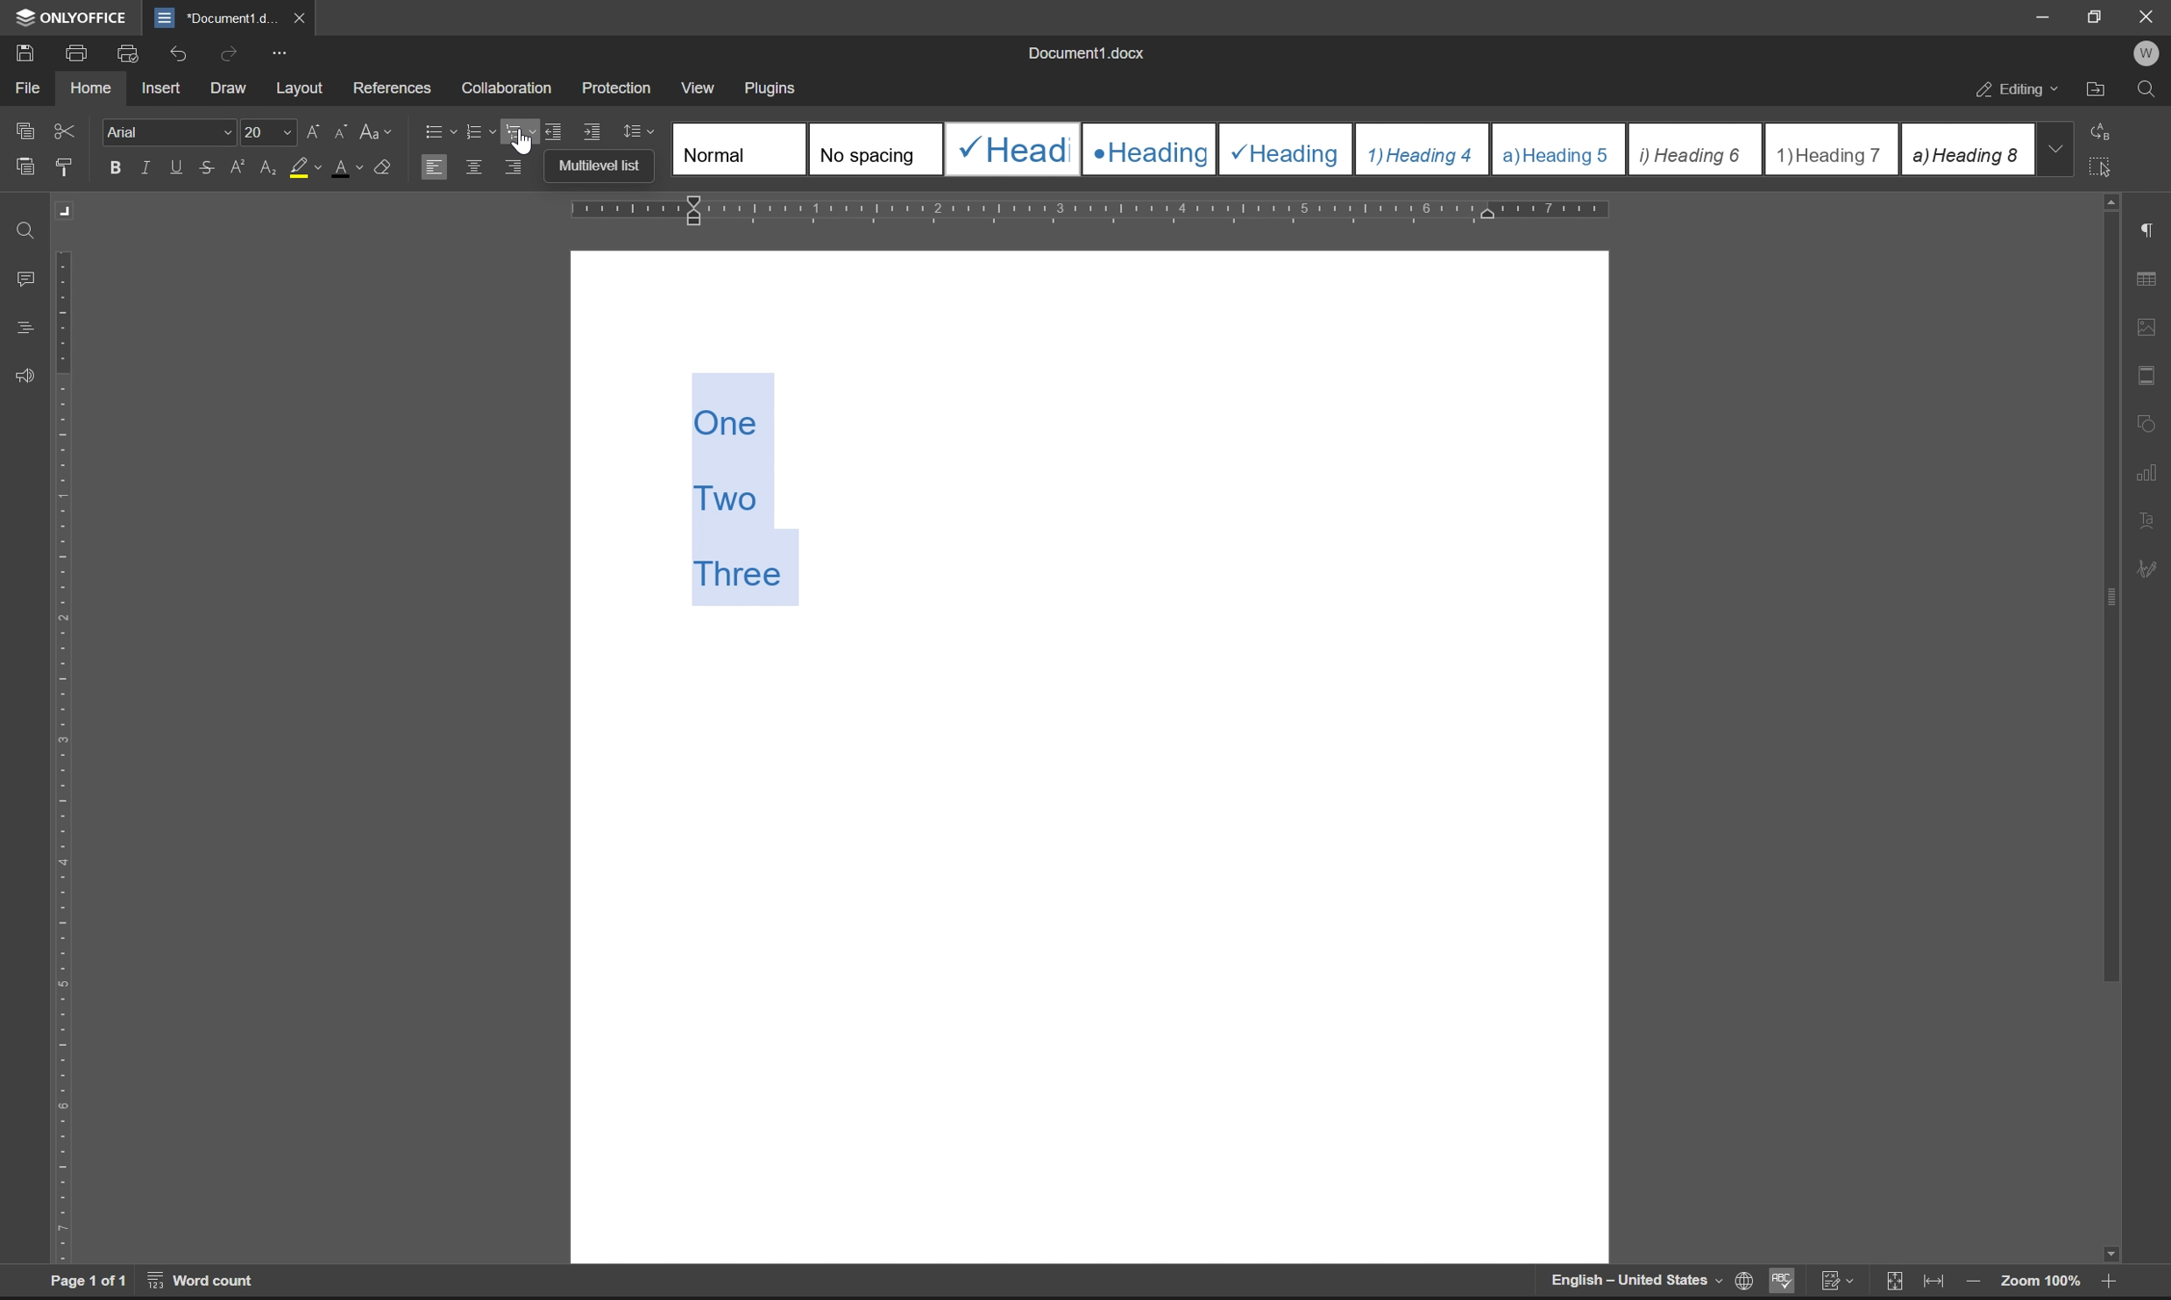  What do you see at coordinates (82, 51) in the screenshot?
I see `print` at bounding box center [82, 51].